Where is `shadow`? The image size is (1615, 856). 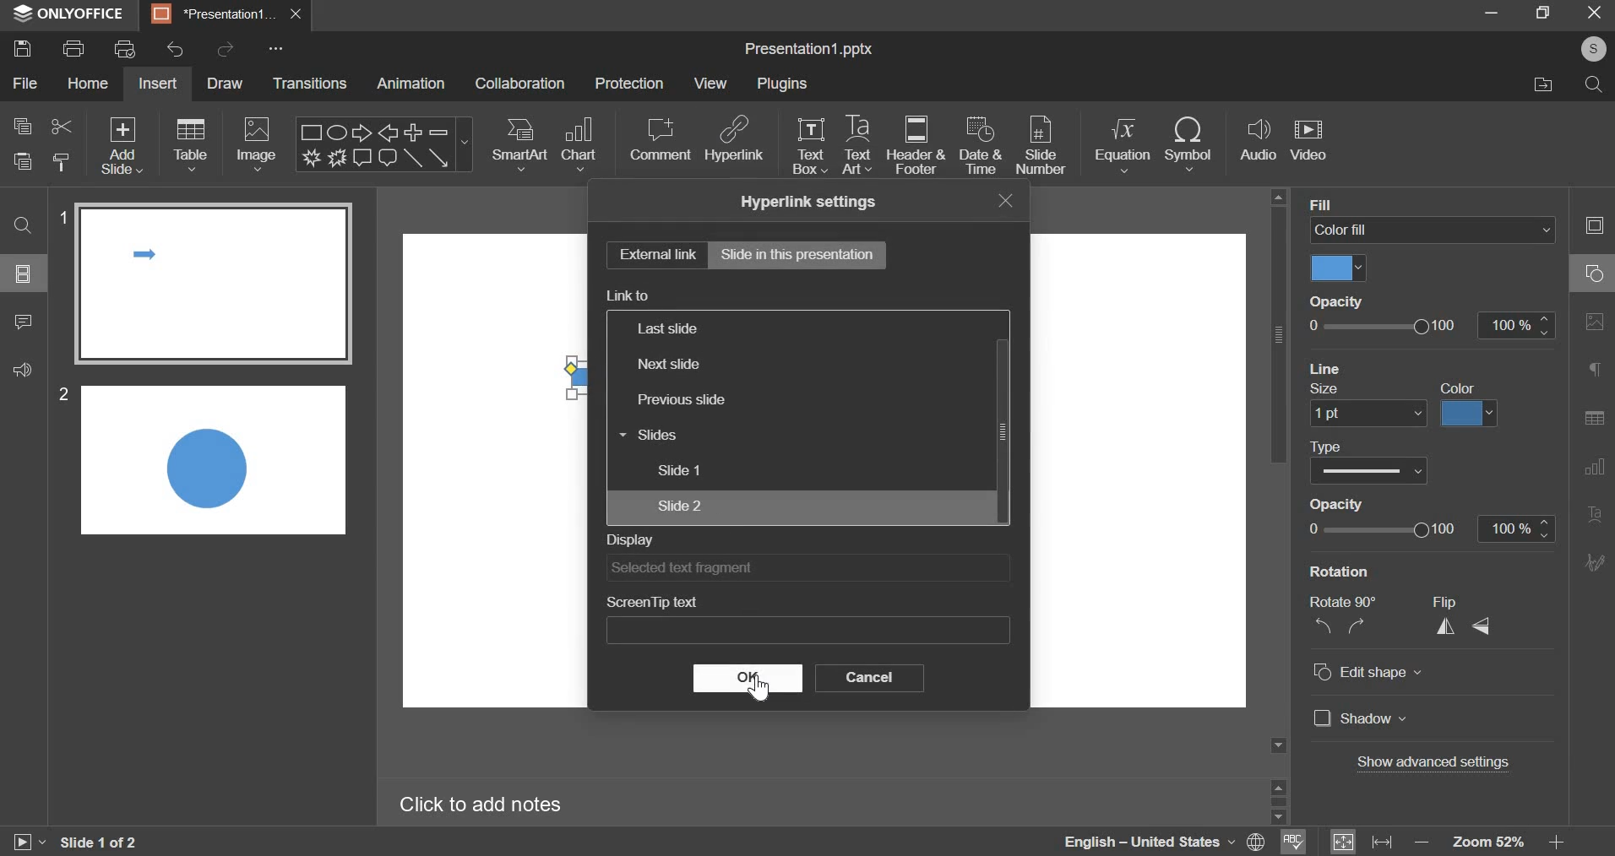 shadow is located at coordinates (1364, 719).